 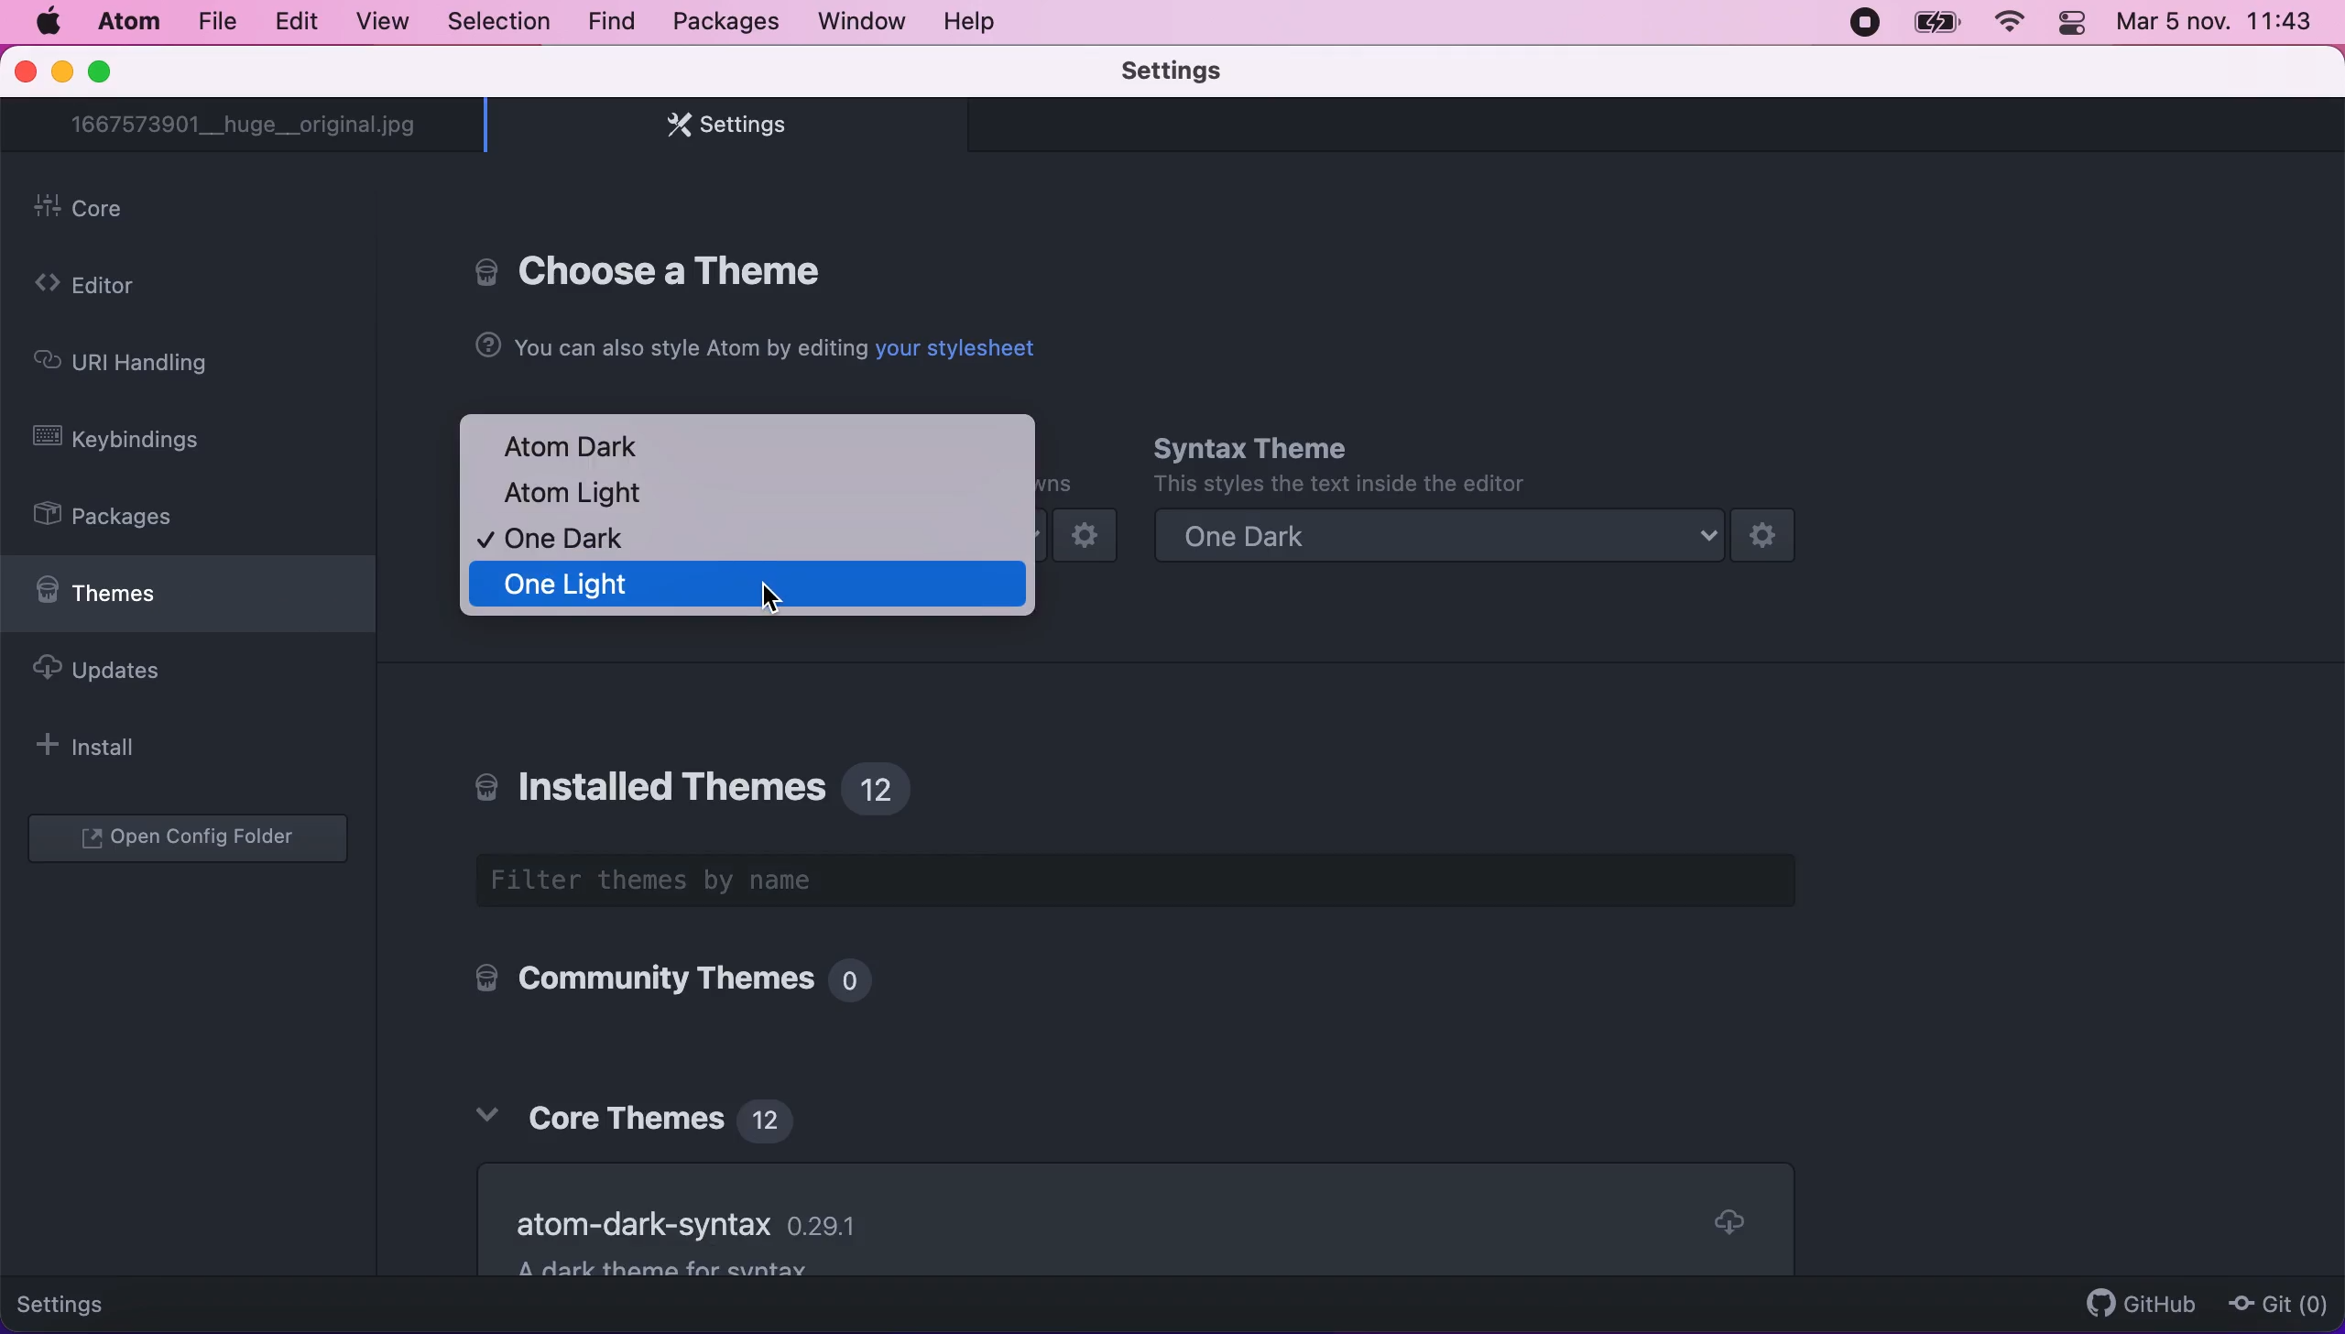 What do you see at coordinates (1120, 1198) in the screenshot?
I see `Remove Empty Panes | When the last tab of a pane is closed, remove that pane as well.` at bounding box center [1120, 1198].